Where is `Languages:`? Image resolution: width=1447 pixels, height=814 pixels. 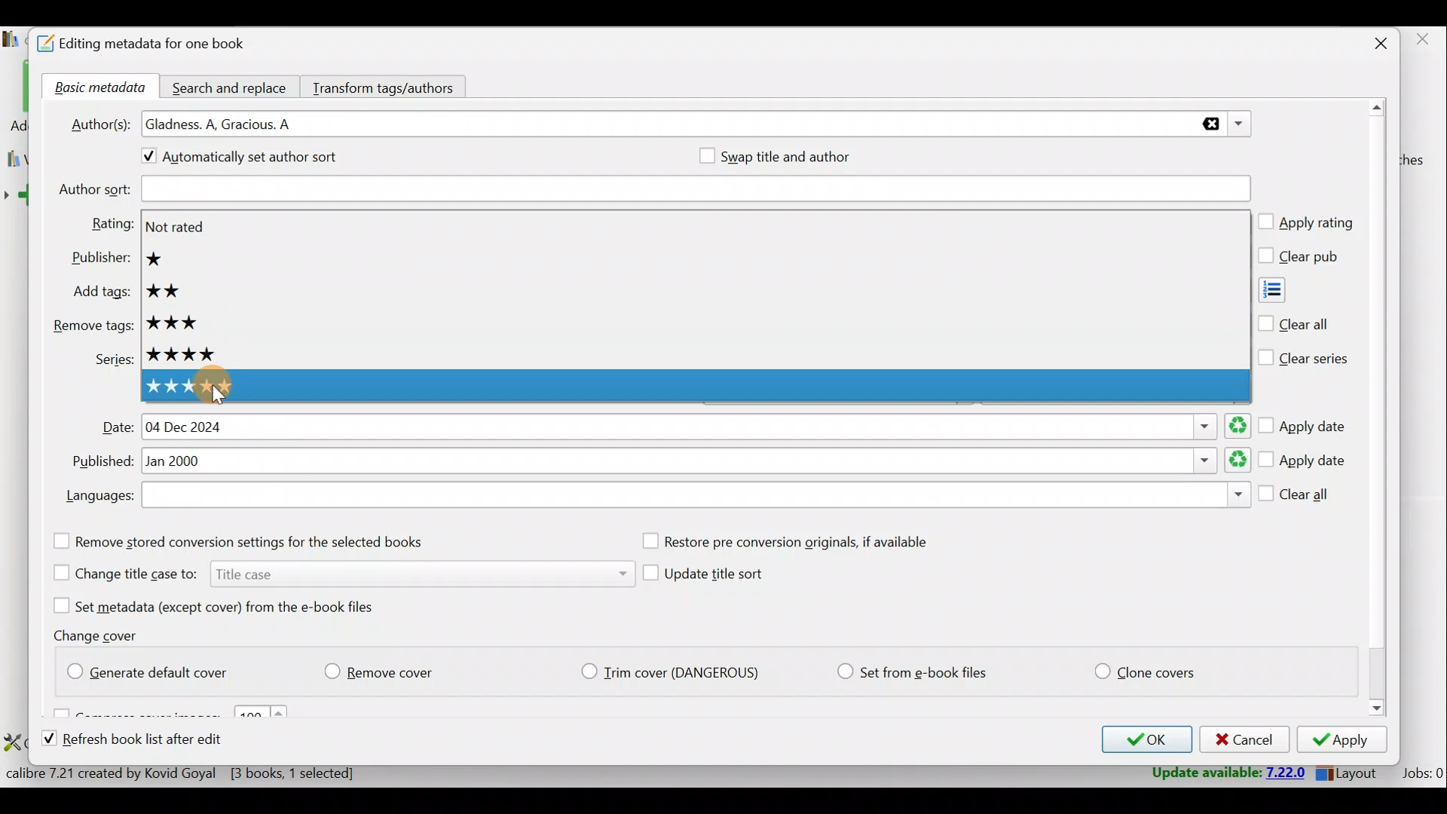
Languages: is located at coordinates (98, 497).